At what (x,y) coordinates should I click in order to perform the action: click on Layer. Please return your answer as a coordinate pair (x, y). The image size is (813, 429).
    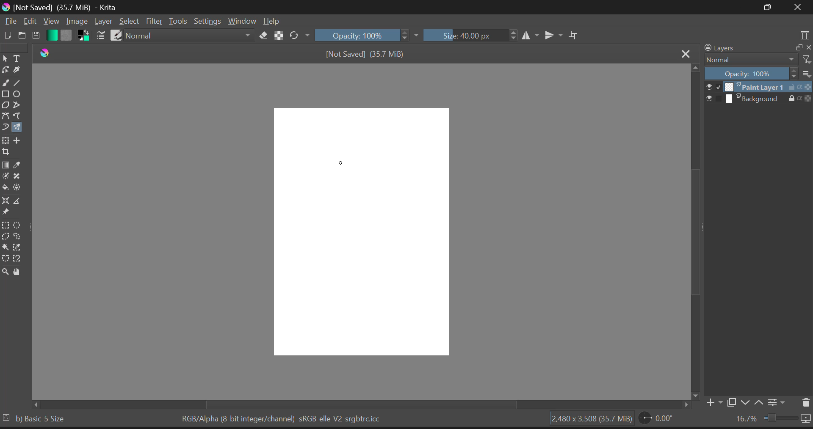
    Looking at the image, I should click on (103, 22).